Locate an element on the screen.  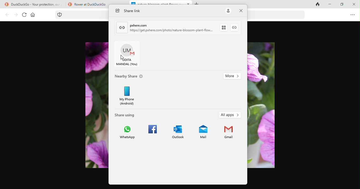
Mail is located at coordinates (203, 134).